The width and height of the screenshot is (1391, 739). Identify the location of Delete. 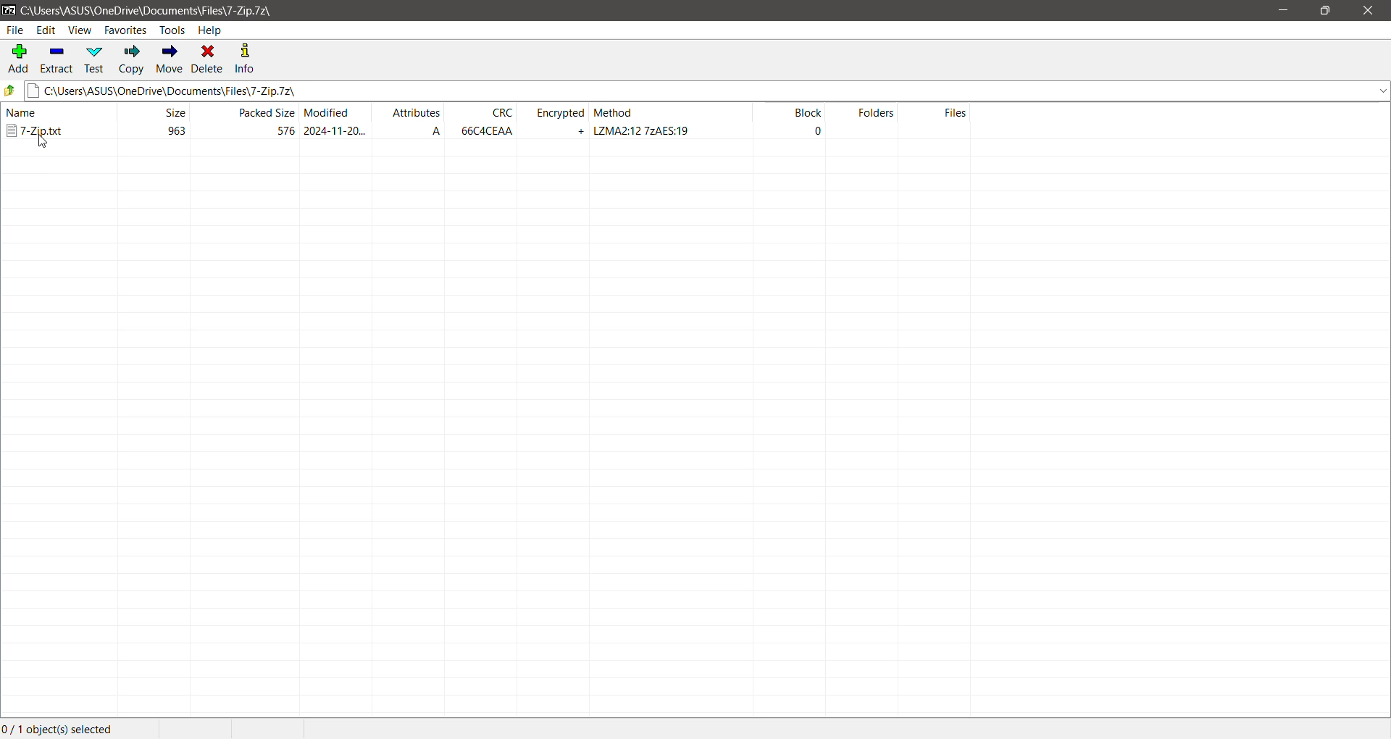
(208, 58).